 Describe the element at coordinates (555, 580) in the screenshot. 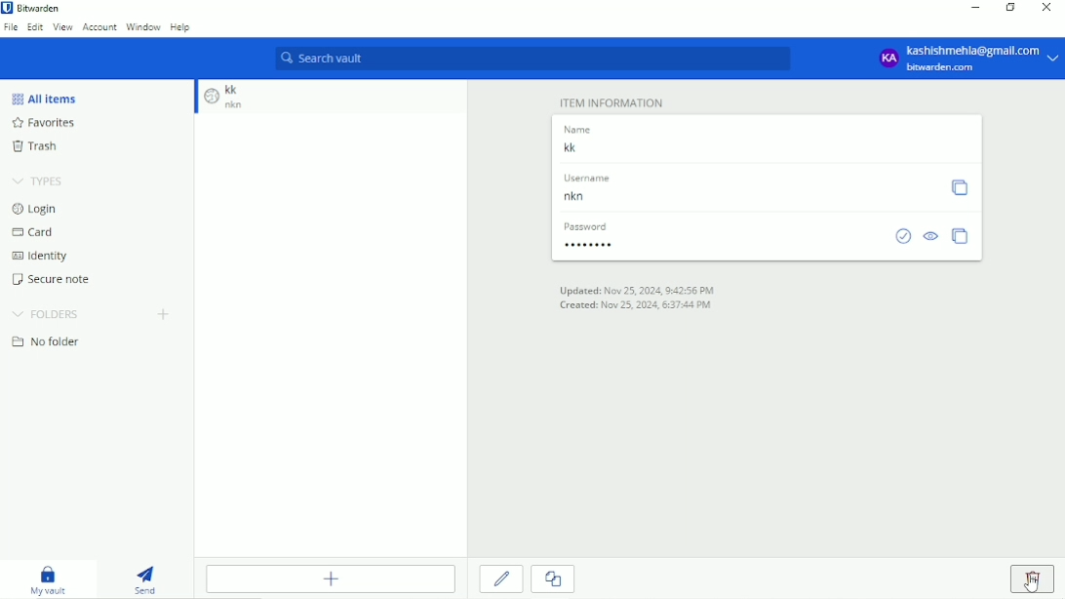

I see `Clone` at that location.